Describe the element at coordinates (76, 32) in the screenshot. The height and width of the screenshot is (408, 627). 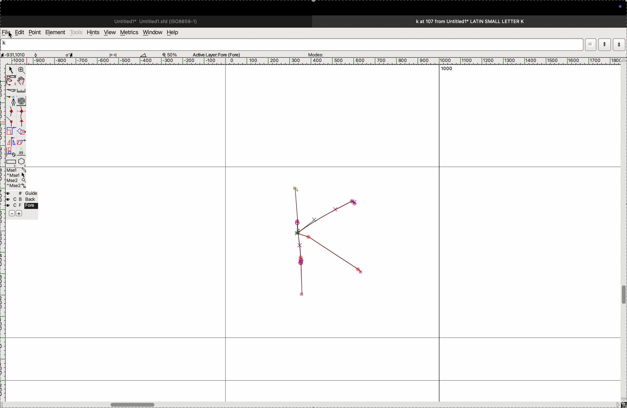
I see `tools` at that location.